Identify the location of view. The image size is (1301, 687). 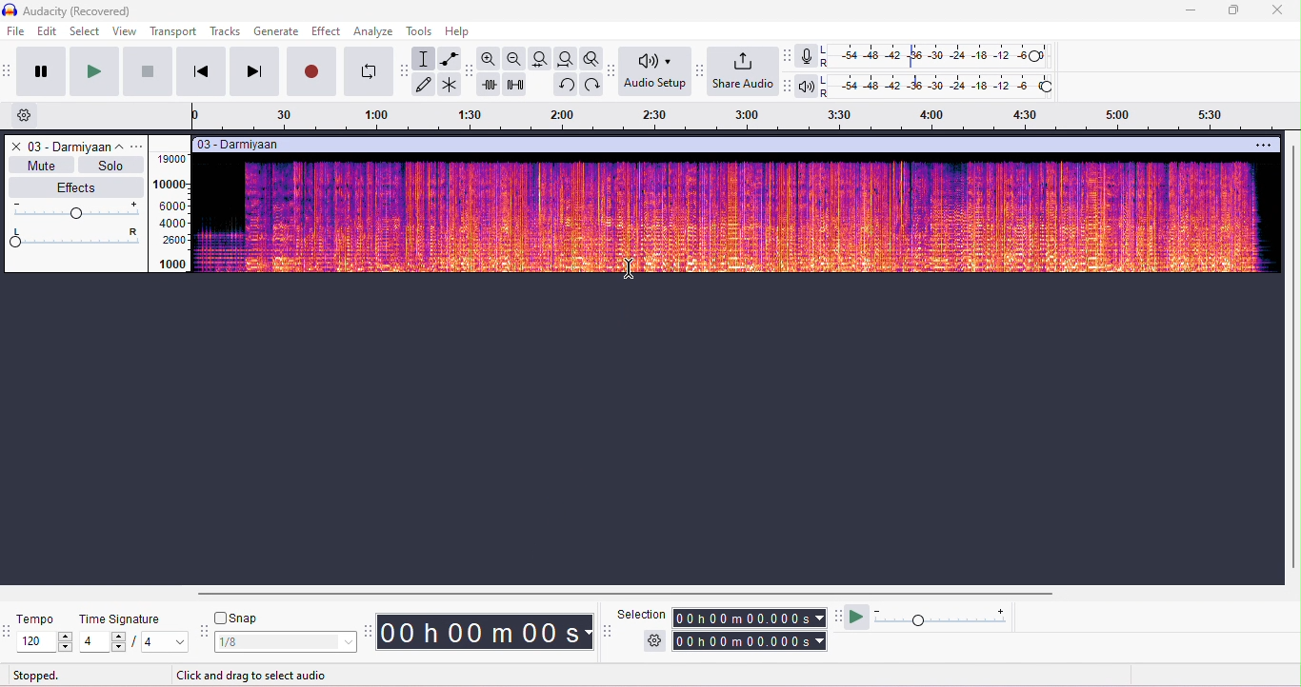
(125, 31).